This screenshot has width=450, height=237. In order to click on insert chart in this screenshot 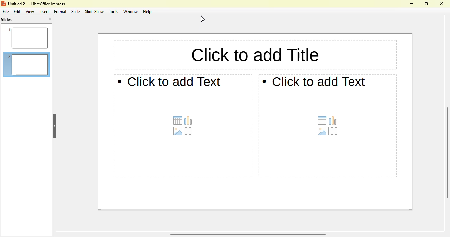, I will do `click(333, 120)`.